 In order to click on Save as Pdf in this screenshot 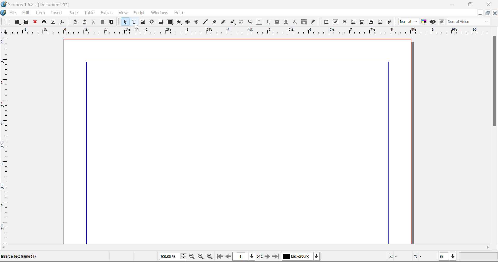, I will do `click(62, 22)`.